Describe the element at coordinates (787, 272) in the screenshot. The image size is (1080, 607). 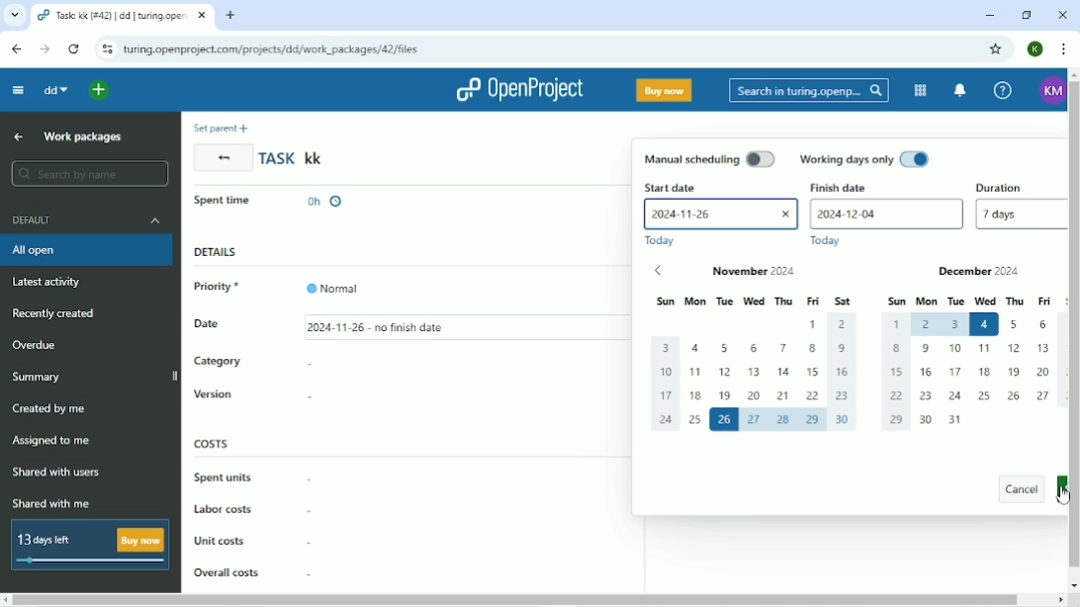
I see `November 2024` at that location.